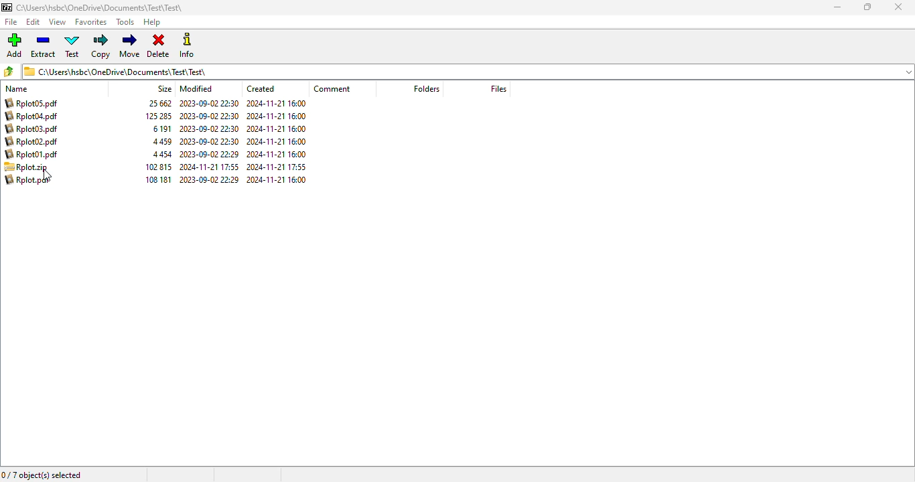 The image size is (915, 482). What do you see at coordinates (210, 128) in the screenshot?
I see `2023-09-02 22:30` at bounding box center [210, 128].